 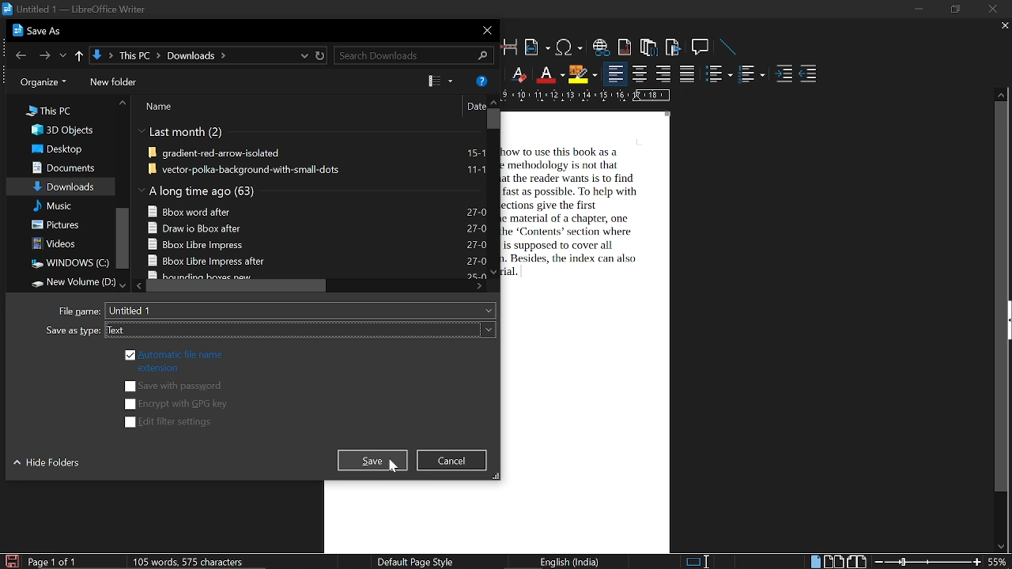 What do you see at coordinates (138, 286) in the screenshot?
I see `move left` at bounding box center [138, 286].